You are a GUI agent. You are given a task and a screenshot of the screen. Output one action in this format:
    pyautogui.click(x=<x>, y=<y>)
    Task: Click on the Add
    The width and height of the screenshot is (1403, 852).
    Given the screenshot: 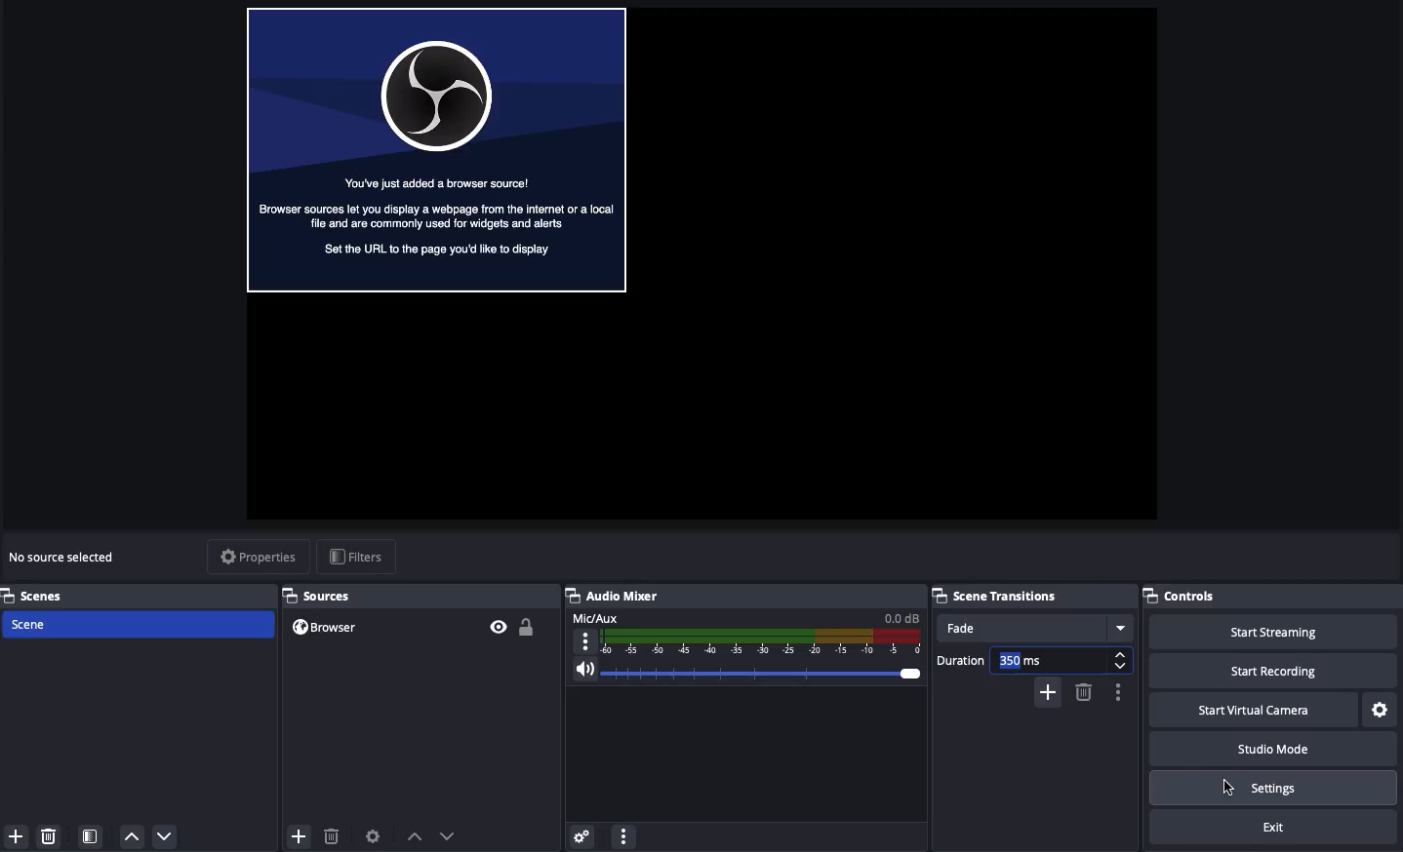 What is the action you would take?
    pyautogui.click(x=16, y=836)
    